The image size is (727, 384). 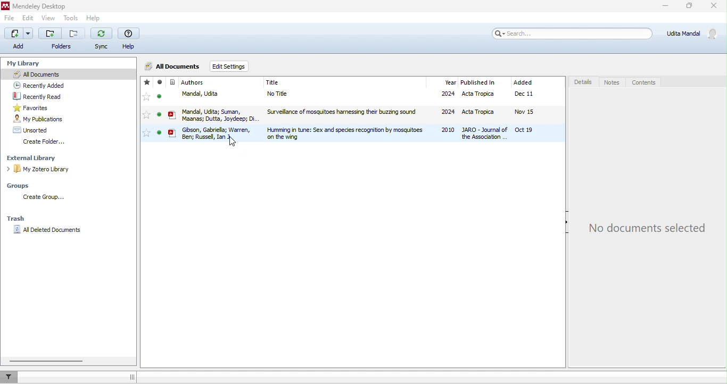 What do you see at coordinates (22, 186) in the screenshot?
I see `groups` at bounding box center [22, 186].